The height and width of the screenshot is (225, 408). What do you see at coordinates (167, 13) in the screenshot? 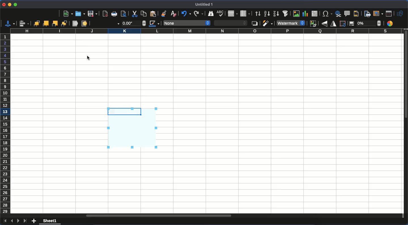
I see `clone formatting` at bounding box center [167, 13].